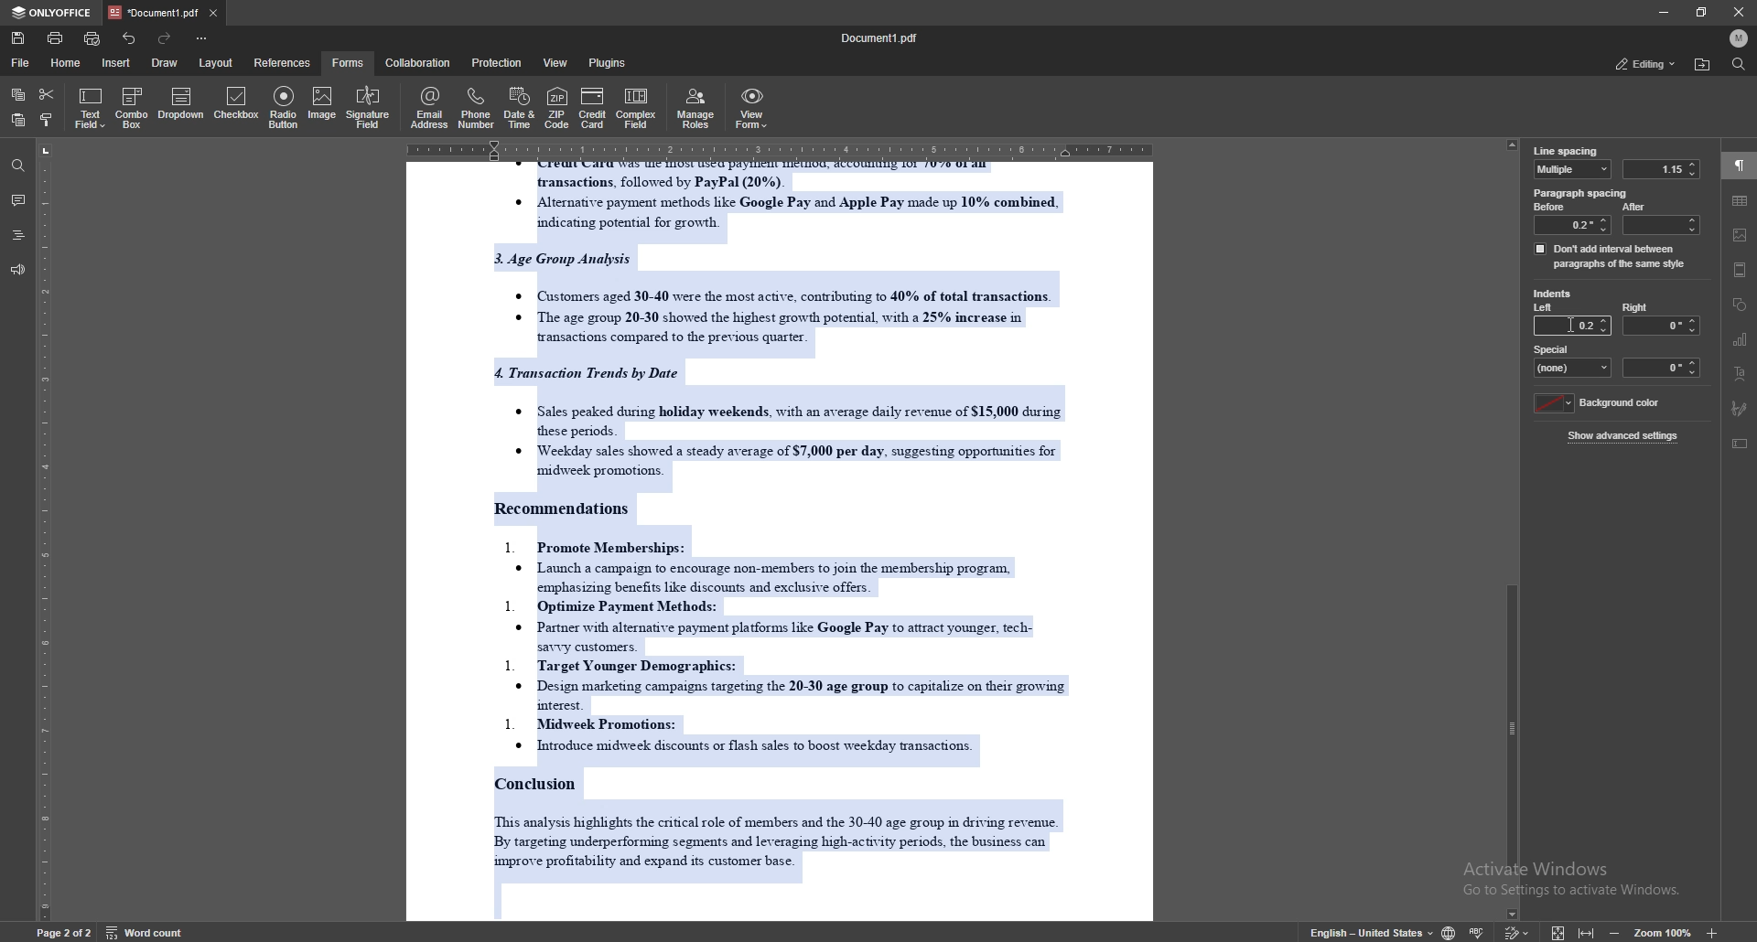  I want to click on email address, so click(430, 107).